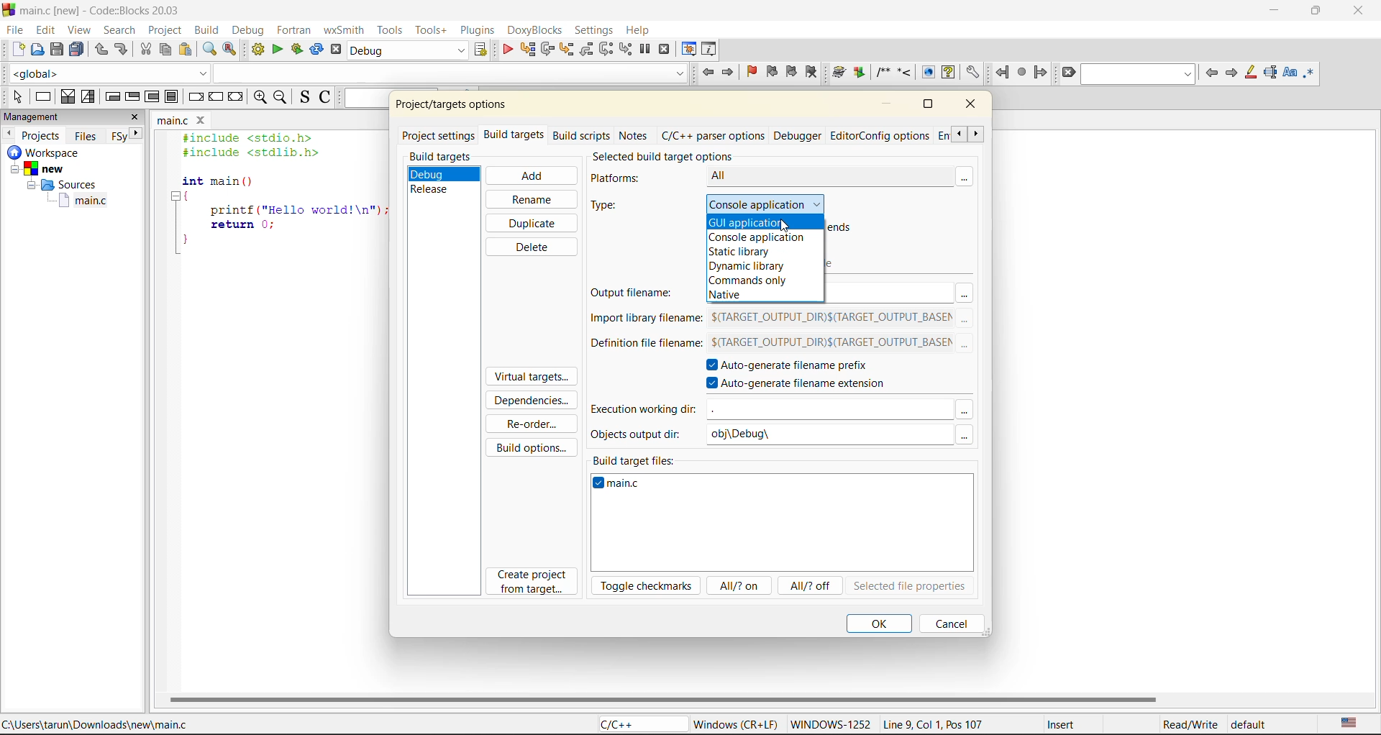  What do you see at coordinates (932, 106) in the screenshot?
I see `maximize` at bounding box center [932, 106].